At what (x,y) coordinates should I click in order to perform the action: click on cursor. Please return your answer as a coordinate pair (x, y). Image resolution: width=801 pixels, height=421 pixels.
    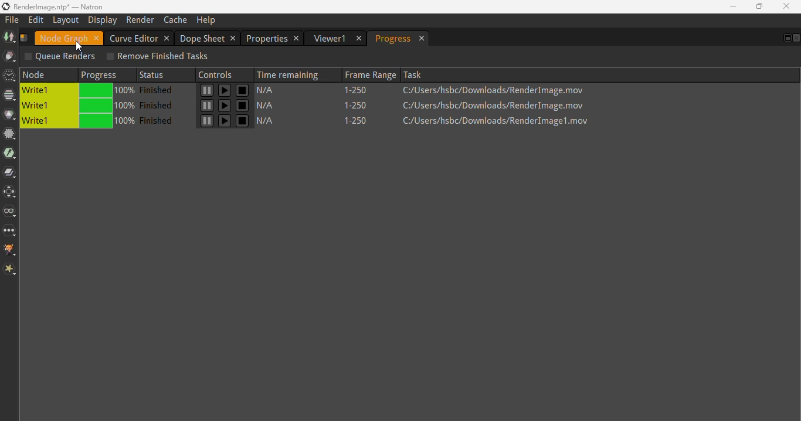
    Looking at the image, I should click on (80, 46).